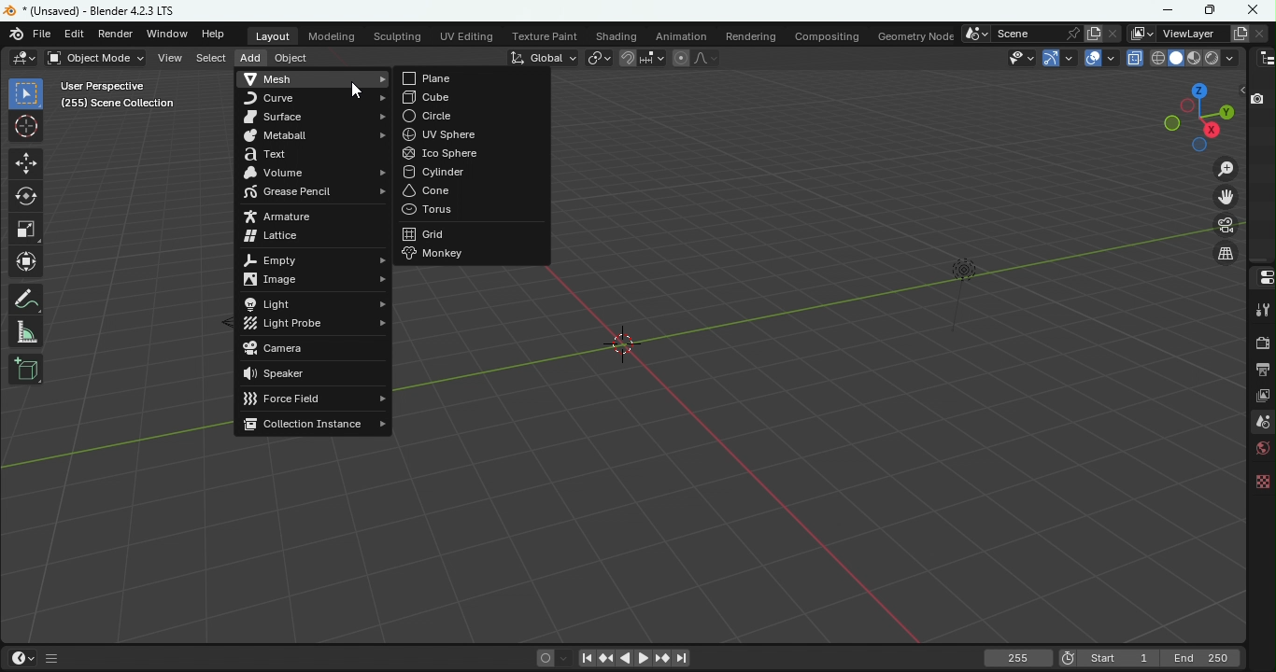  What do you see at coordinates (315, 172) in the screenshot?
I see `Volume` at bounding box center [315, 172].